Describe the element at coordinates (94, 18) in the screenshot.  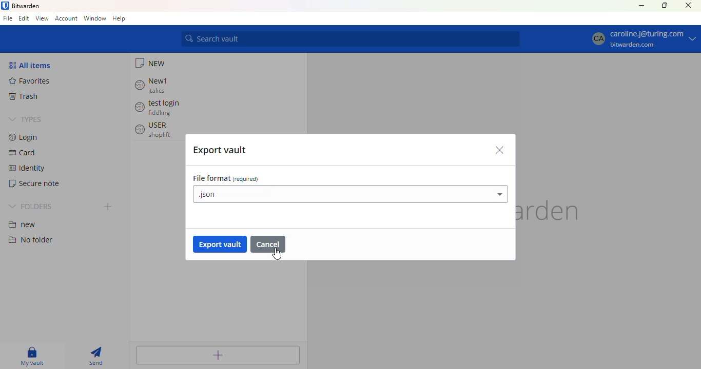
I see `window` at that location.